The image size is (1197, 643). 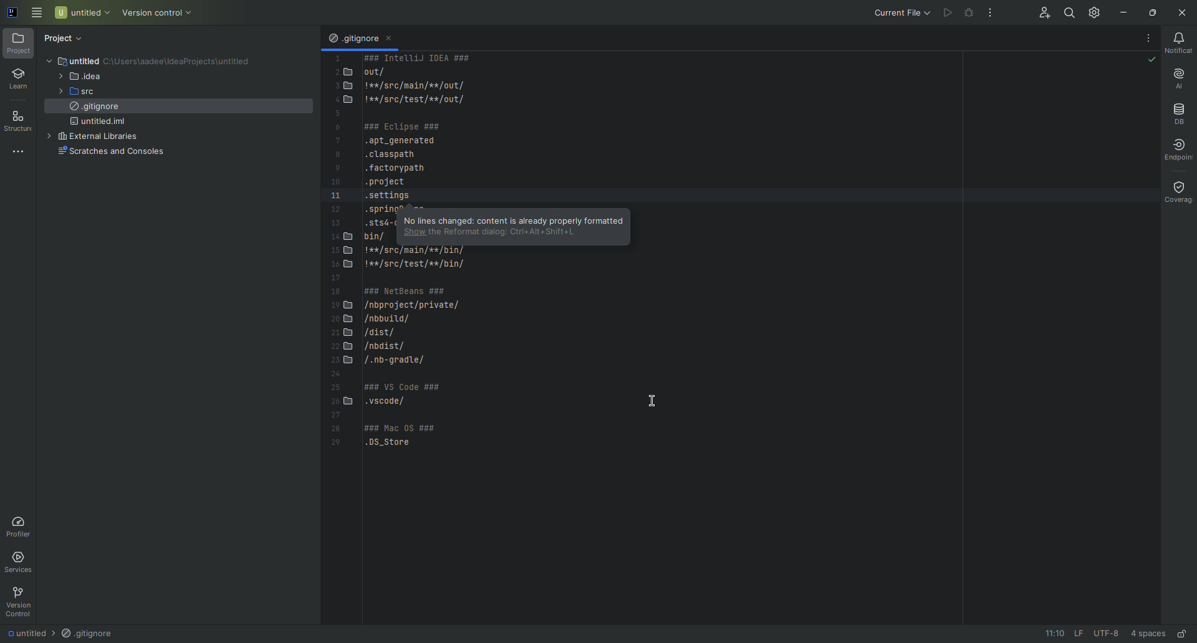 What do you see at coordinates (1049, 634) in the screenshot?
I see `go to line 11:10` at bounding box center [1049, 634].